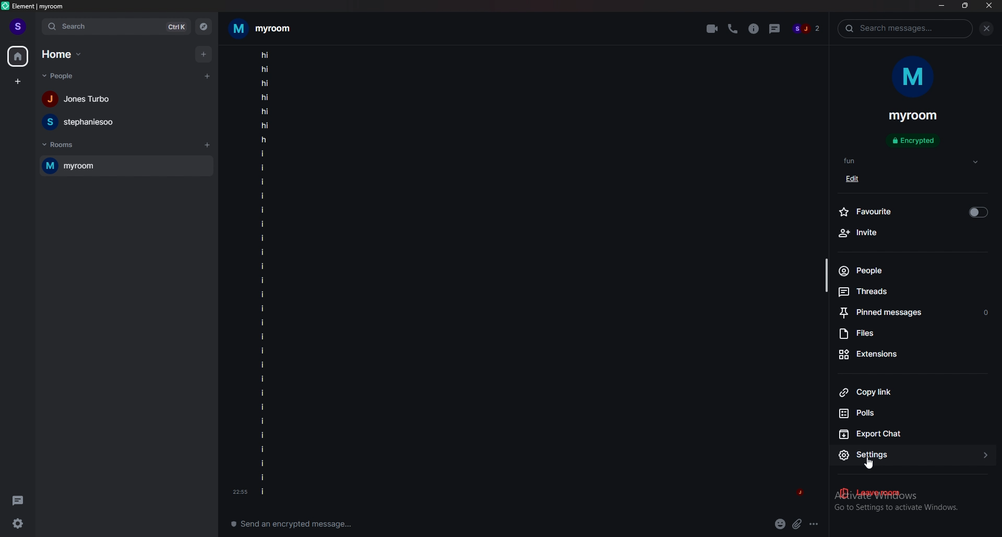 The height and width of the screenshot is (537, 1002). What do you see at coordinates (913, 116) in the screenshot?
I see `room name` at bounding box center [913, 116].